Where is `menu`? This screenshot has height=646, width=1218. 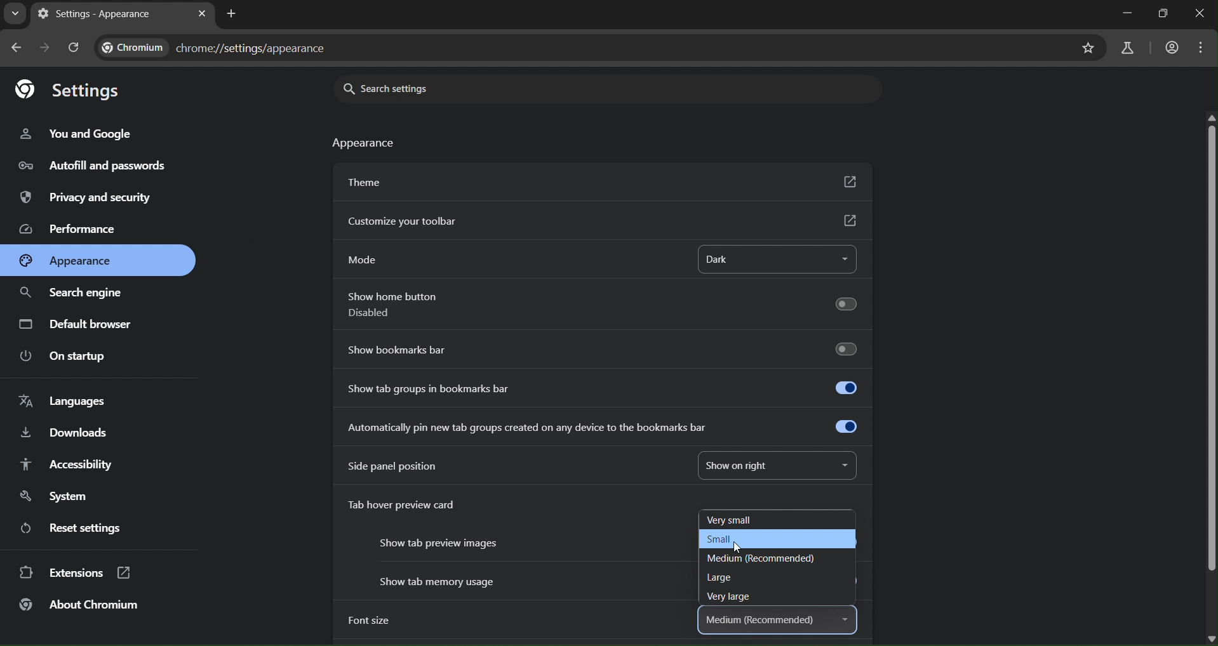
menu is located at coordinates (1203, 47).